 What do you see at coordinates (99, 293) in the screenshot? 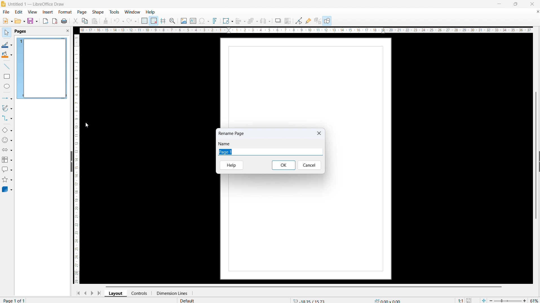
I see `go to last page` at bounding box center [99, 293].